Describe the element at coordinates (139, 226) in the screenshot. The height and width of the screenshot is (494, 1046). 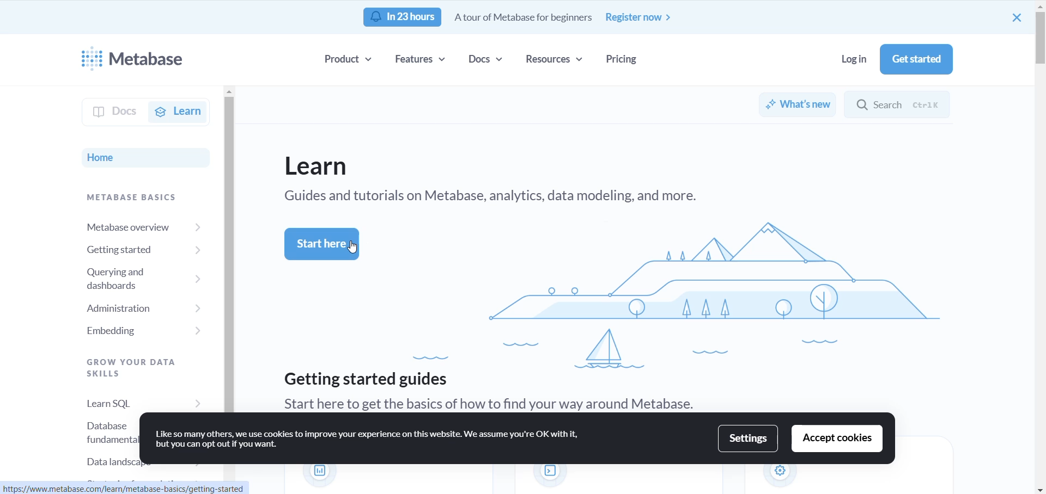
I see `metabase overview` at that location.